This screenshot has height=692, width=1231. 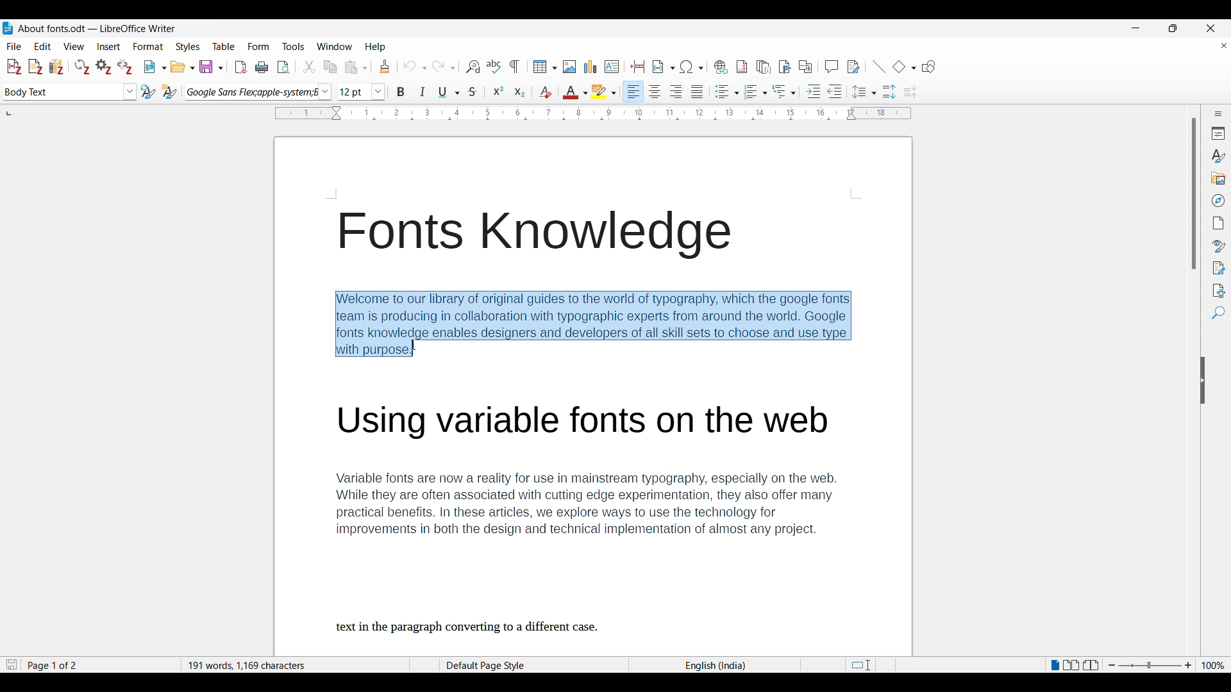 What do you see at coordinates (1194, 194) in the screenshot?
I see `Vertical slide bar` at bounding box center [1194, 194].